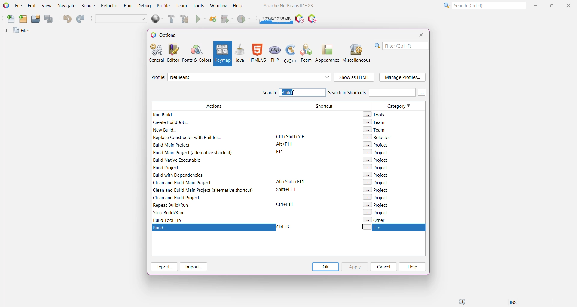 This screenshot has height=307, width=577. What do you see at coordinates (143, 6) in the screenshot?
I see `Debug ` at bounding box center [143, 6].